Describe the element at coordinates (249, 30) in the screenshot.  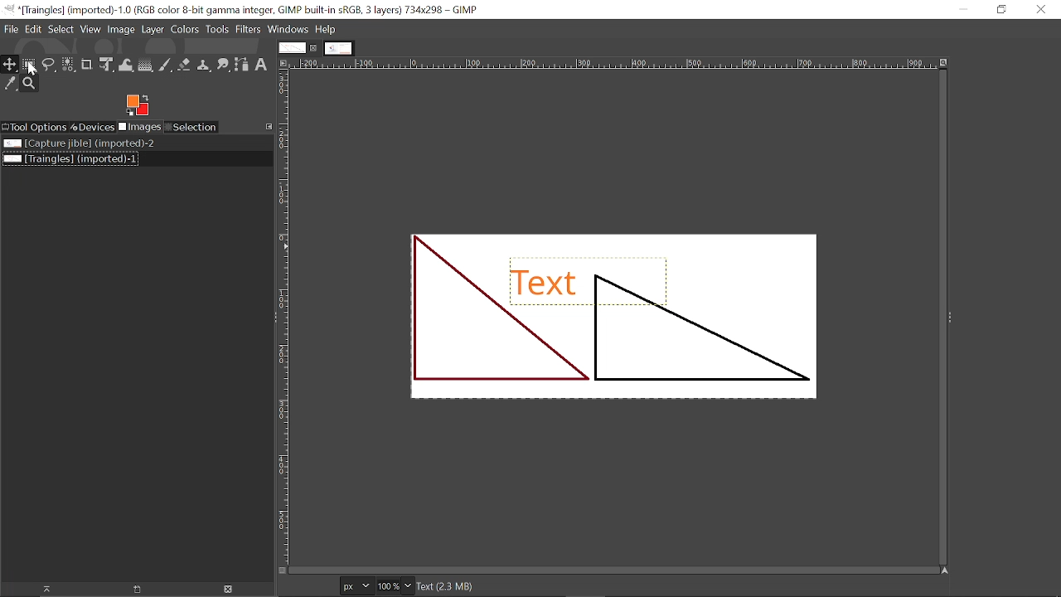
I see `Filters` at that location.